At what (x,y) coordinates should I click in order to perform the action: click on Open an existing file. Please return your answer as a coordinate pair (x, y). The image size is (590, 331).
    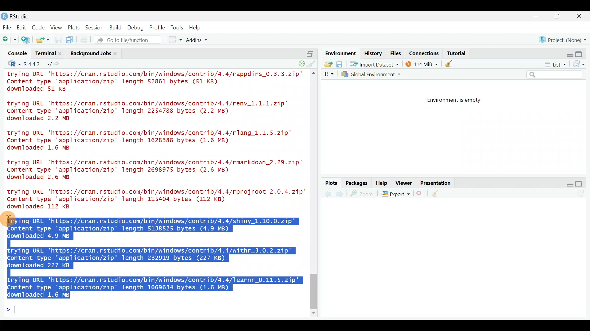
    Looking at the image, I should click on (43, 40).